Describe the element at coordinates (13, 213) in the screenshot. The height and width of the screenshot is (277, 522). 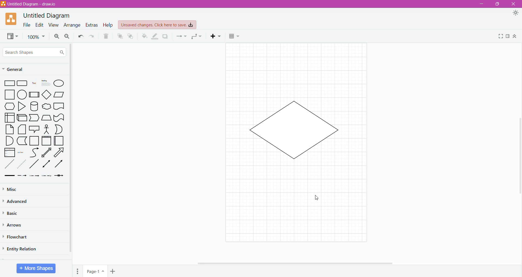
I see `Basic` at that location.